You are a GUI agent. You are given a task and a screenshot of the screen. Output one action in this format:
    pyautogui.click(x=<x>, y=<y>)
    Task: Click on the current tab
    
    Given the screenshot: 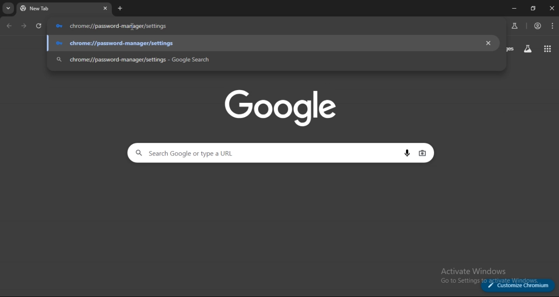 What is the action you would take?
    pyautogui.click(x=49, y=8)
    